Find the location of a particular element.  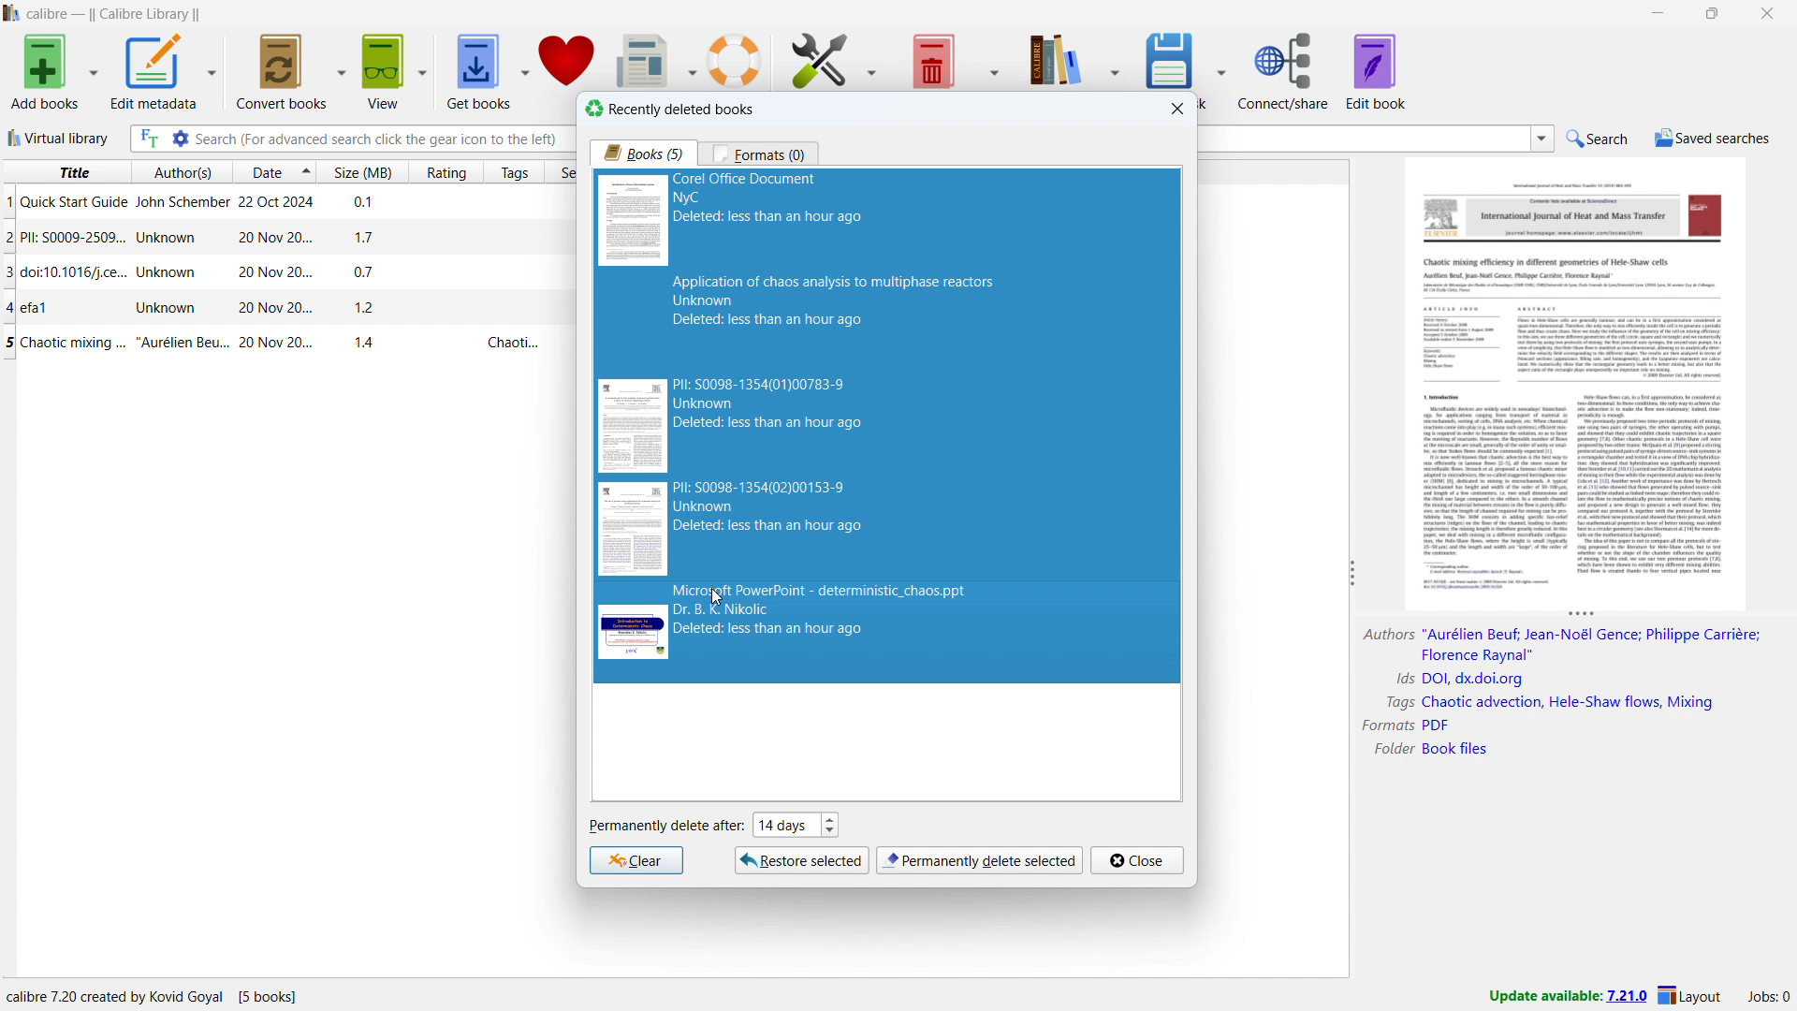

edit metadata is located at coordinates (153, 72).